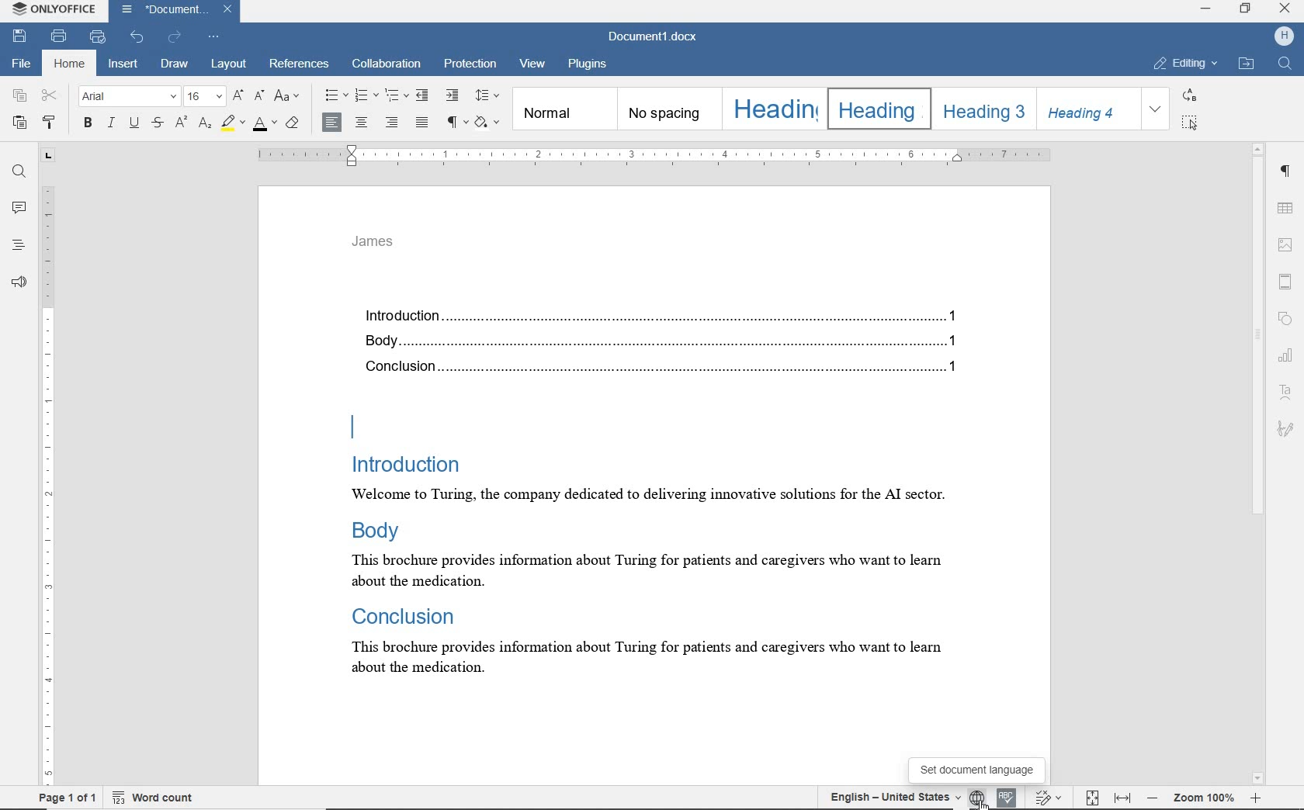 This screenshot has width=1304, height=810. Describe the element at coordinates (1287, 65) in the screenshot. I see `FIND` at that location.